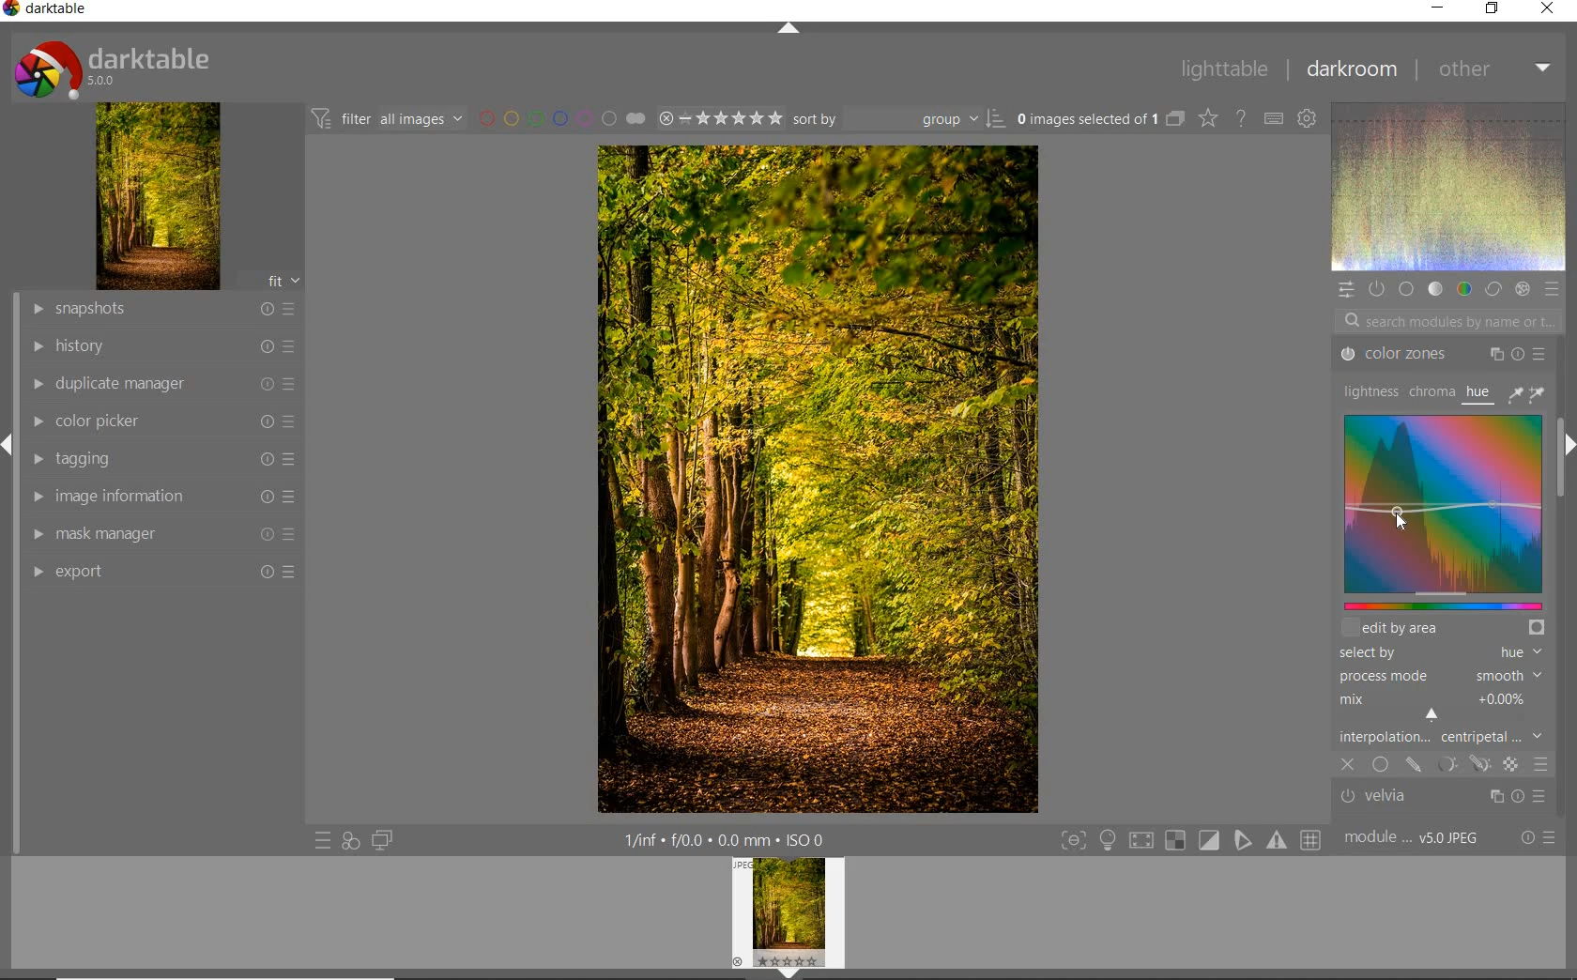 The height and width of the screenshot is (980, 1577). Describe the element at coordinates (165, 574) in the screenshot. I see `EFFORT` at that location.